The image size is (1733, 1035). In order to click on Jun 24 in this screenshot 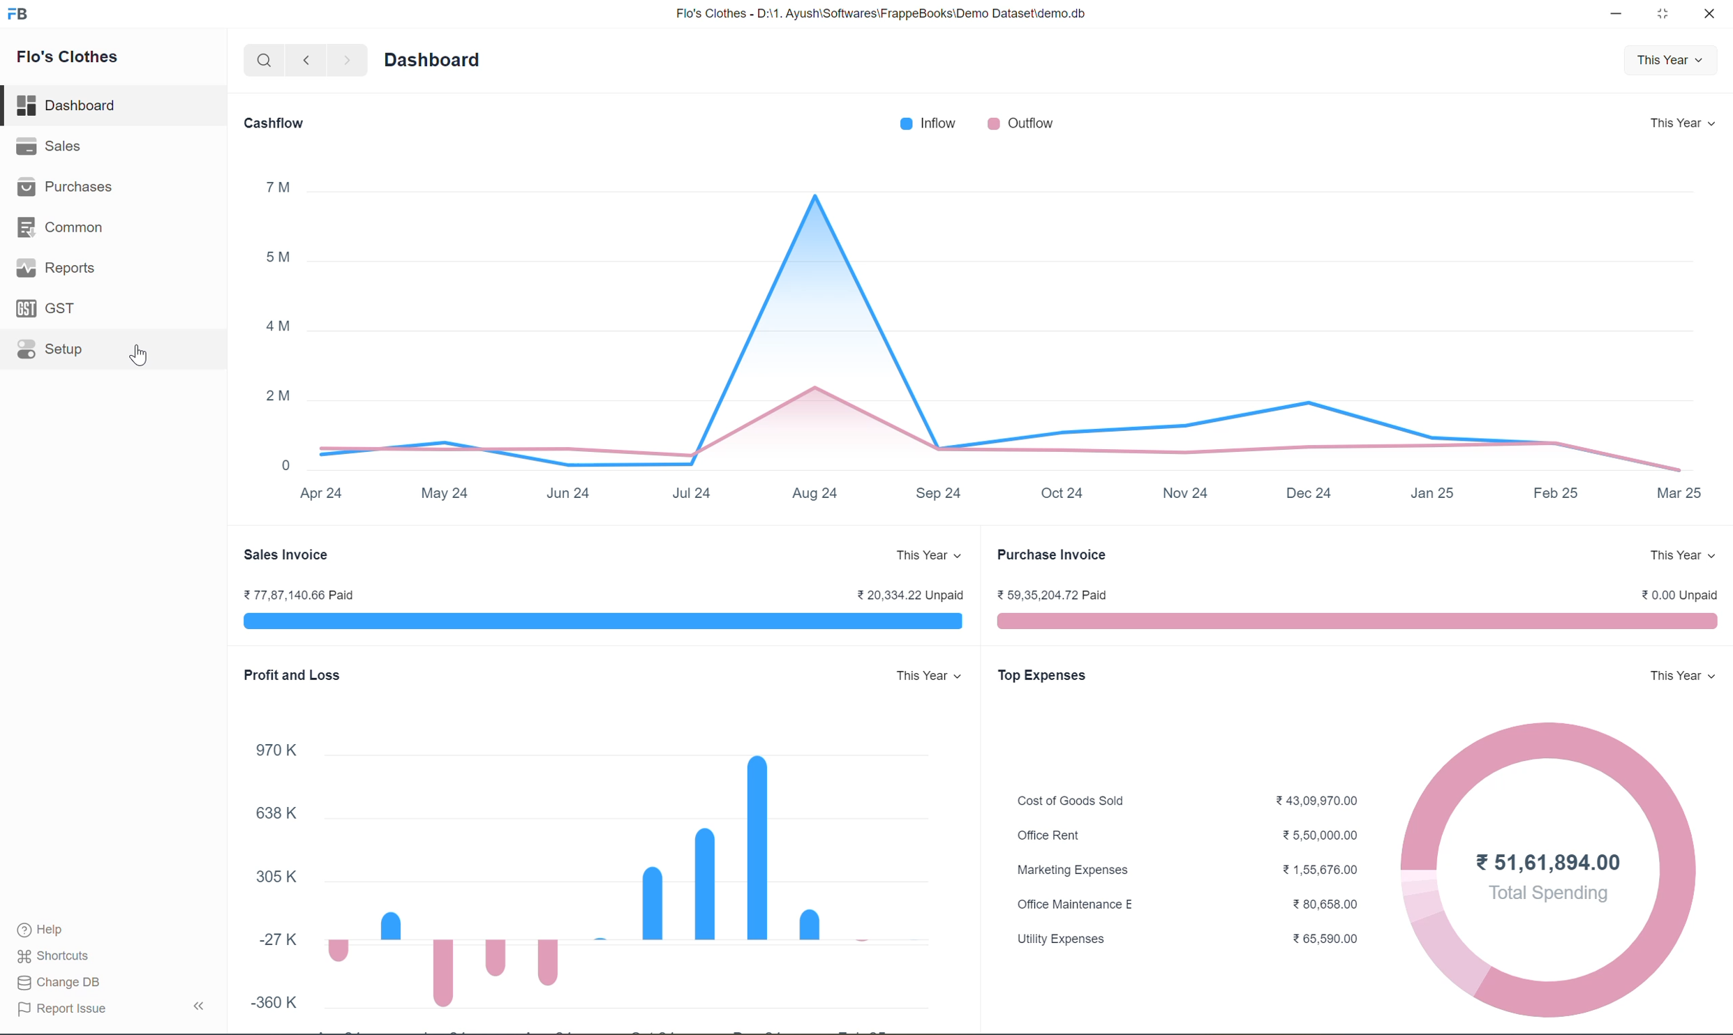, I will do `click(569, 492)`.